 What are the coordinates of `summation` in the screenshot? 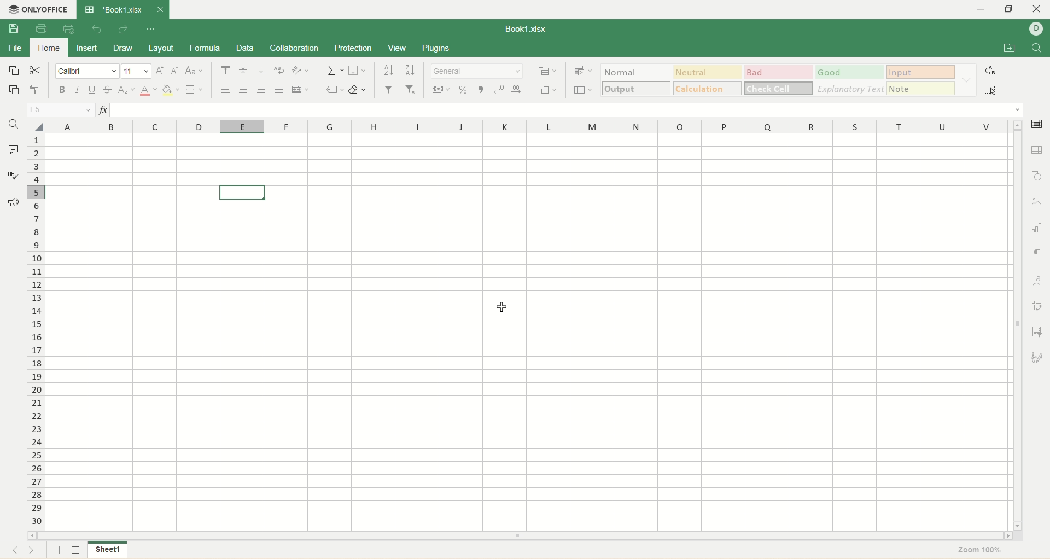 It's located at (337, 70).